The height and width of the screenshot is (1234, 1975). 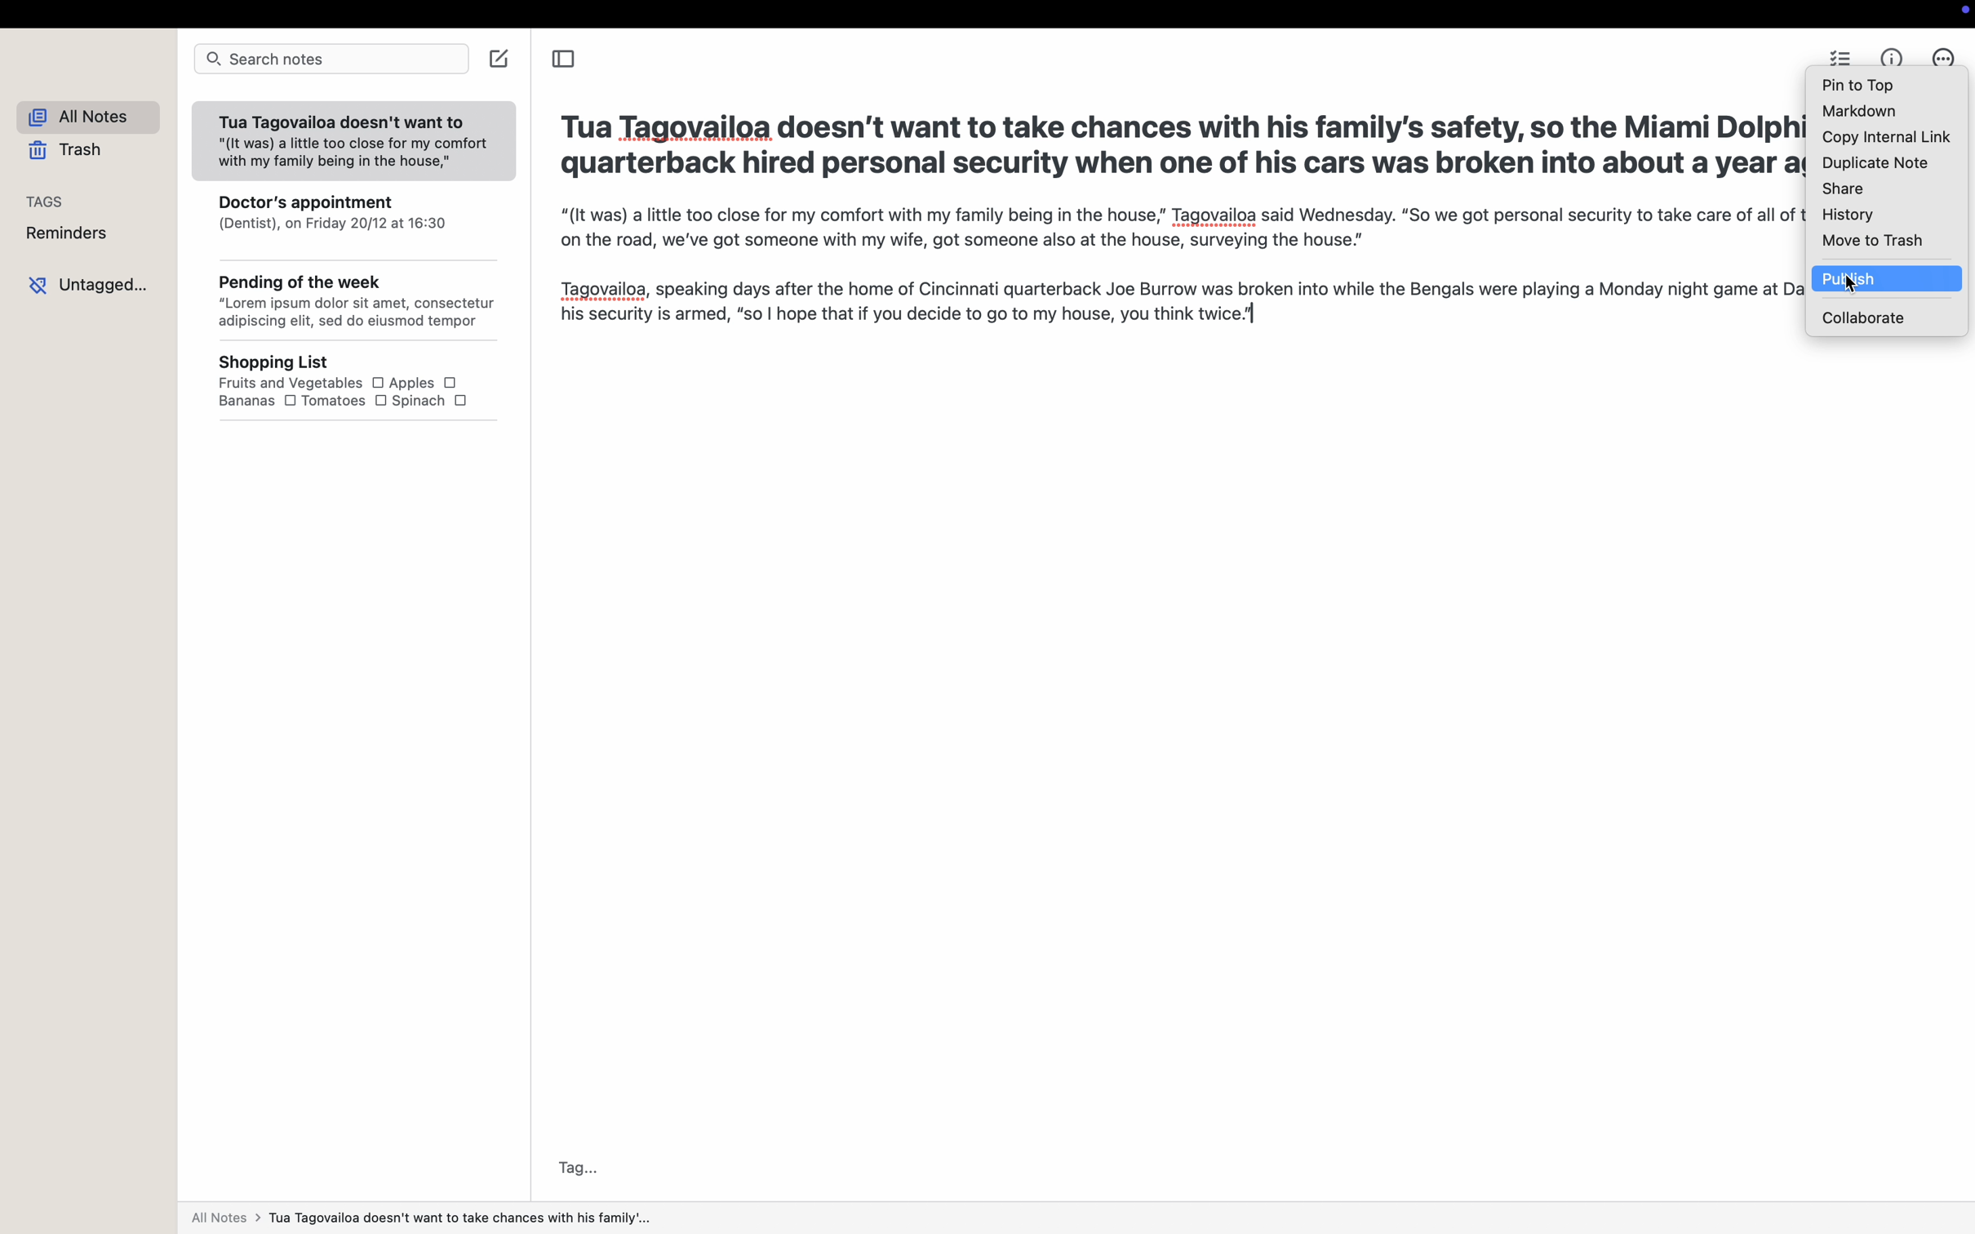 What do you see at coordinates (1847, 215) in the screenshot?
I see `history` at bounding box center [1847, 215].